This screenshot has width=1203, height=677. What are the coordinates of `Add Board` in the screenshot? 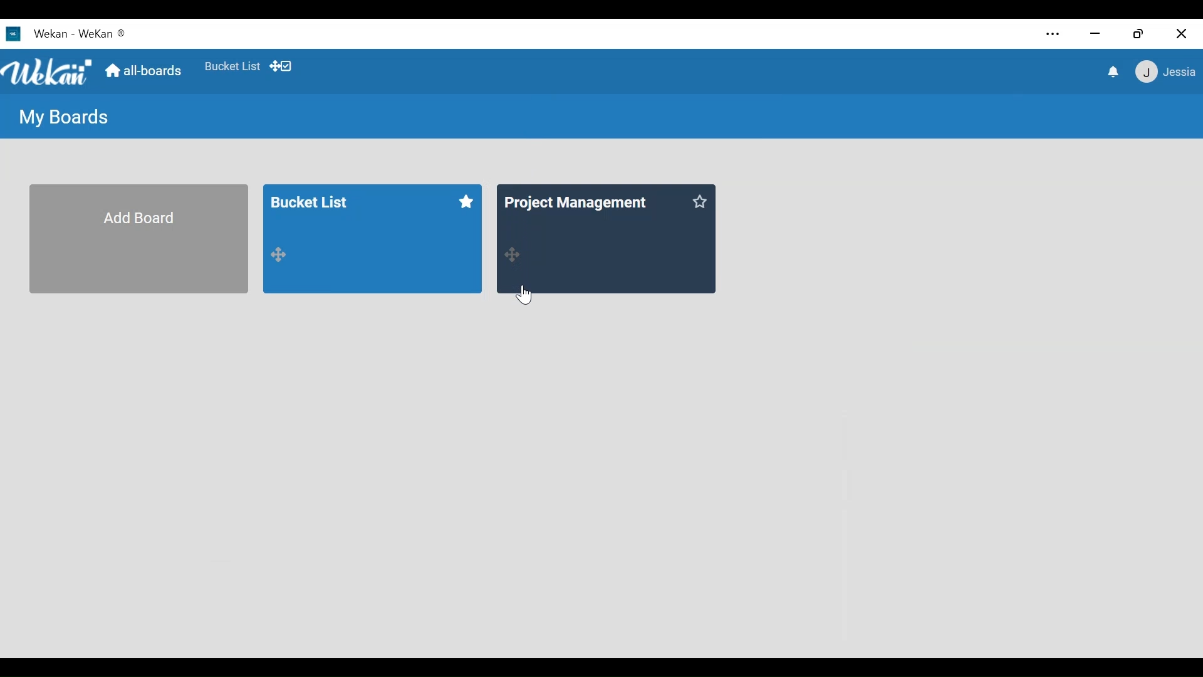 It's located at (138, 238).